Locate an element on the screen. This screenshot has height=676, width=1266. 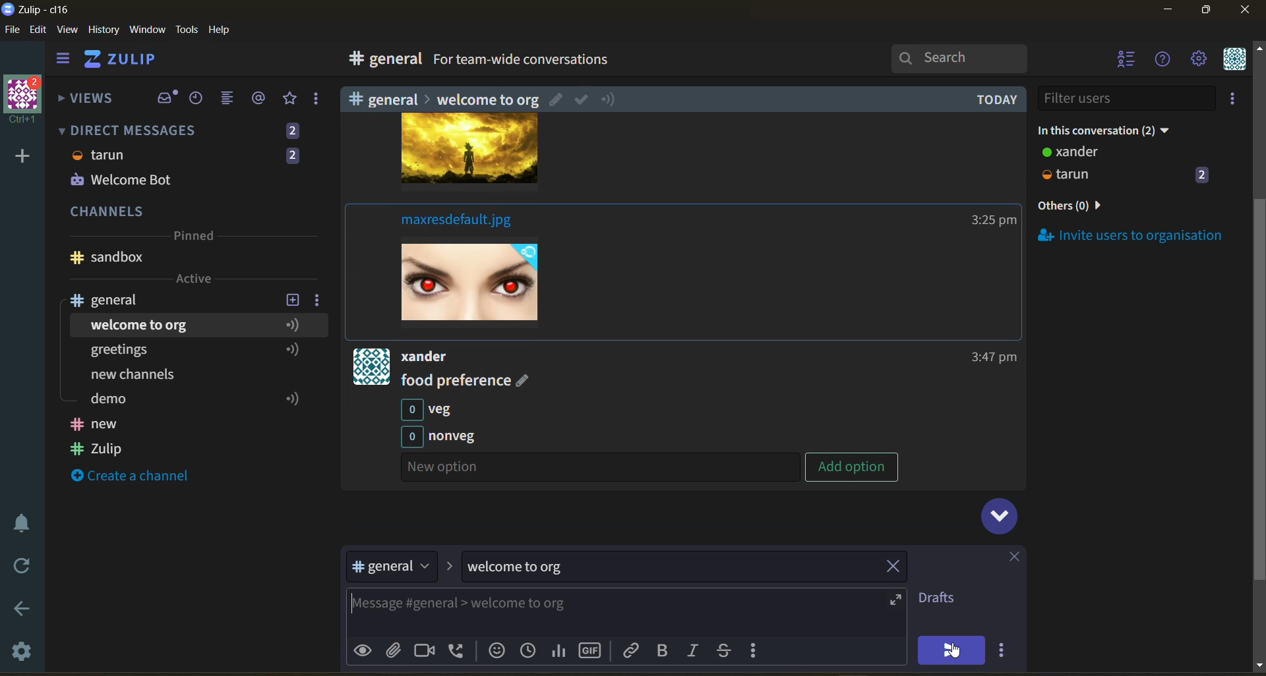
tools is located at coordinates (189, 28).